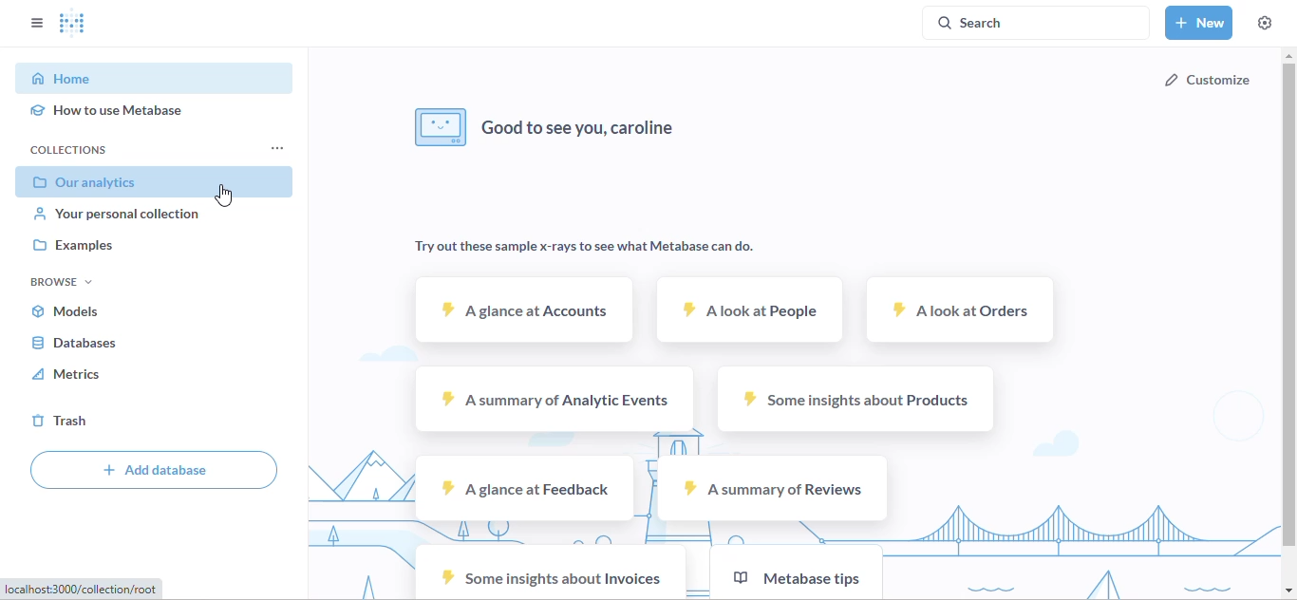  What do you see at coordinates (75, 343) in the screenshot?
I see `databases` at bounding box center [75, 343].